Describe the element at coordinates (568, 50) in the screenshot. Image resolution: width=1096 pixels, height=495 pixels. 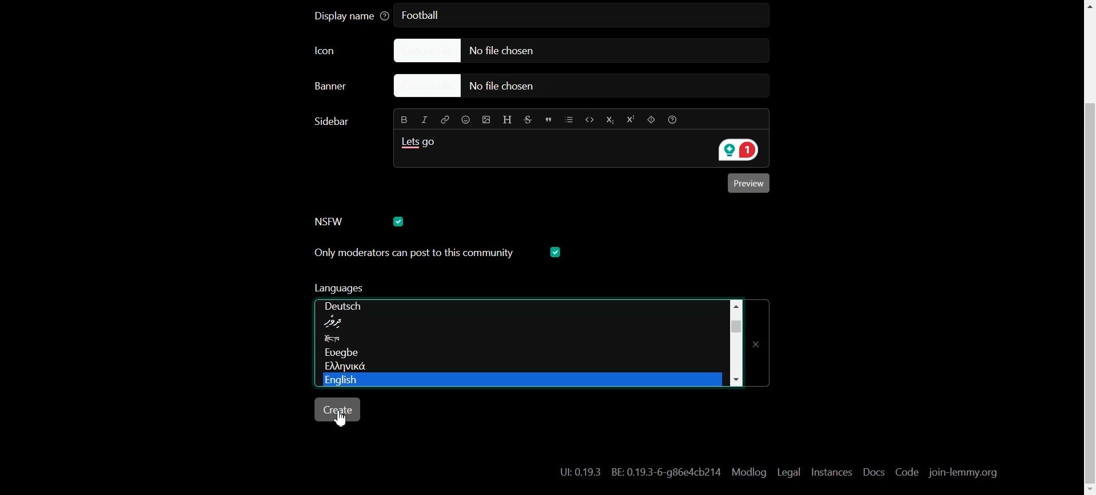
I see `Choose file` at that location.